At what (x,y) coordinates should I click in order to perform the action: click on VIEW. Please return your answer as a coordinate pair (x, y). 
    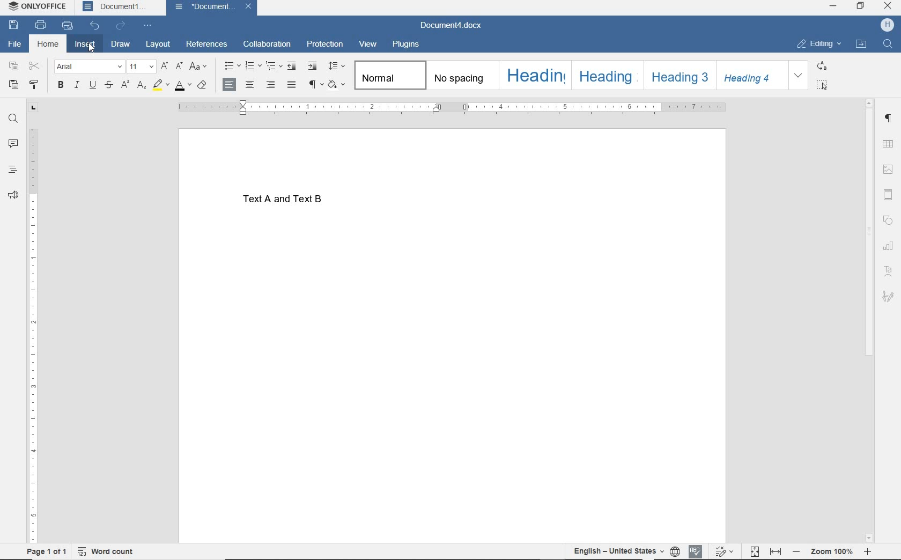
    Looking at the image, I should click on (369, 45).